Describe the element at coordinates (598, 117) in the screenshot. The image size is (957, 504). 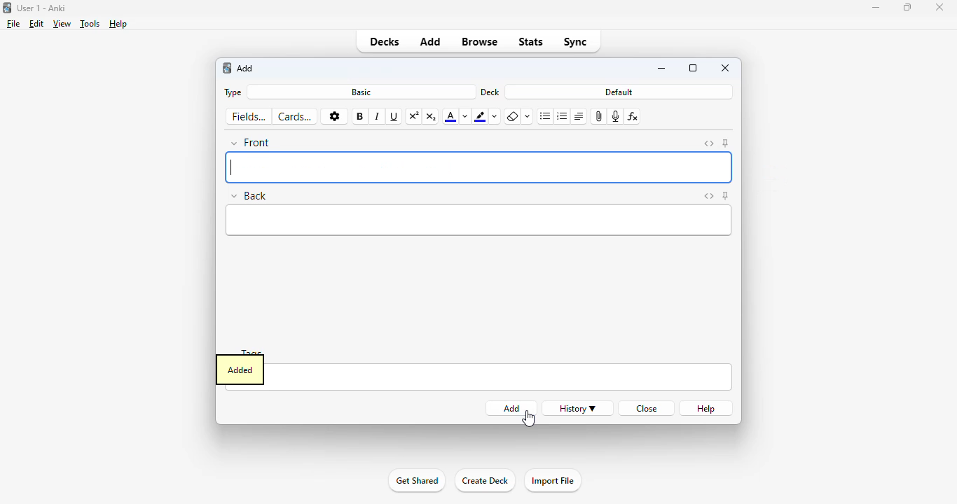
I see `attach pictures/audio/video` at that location.